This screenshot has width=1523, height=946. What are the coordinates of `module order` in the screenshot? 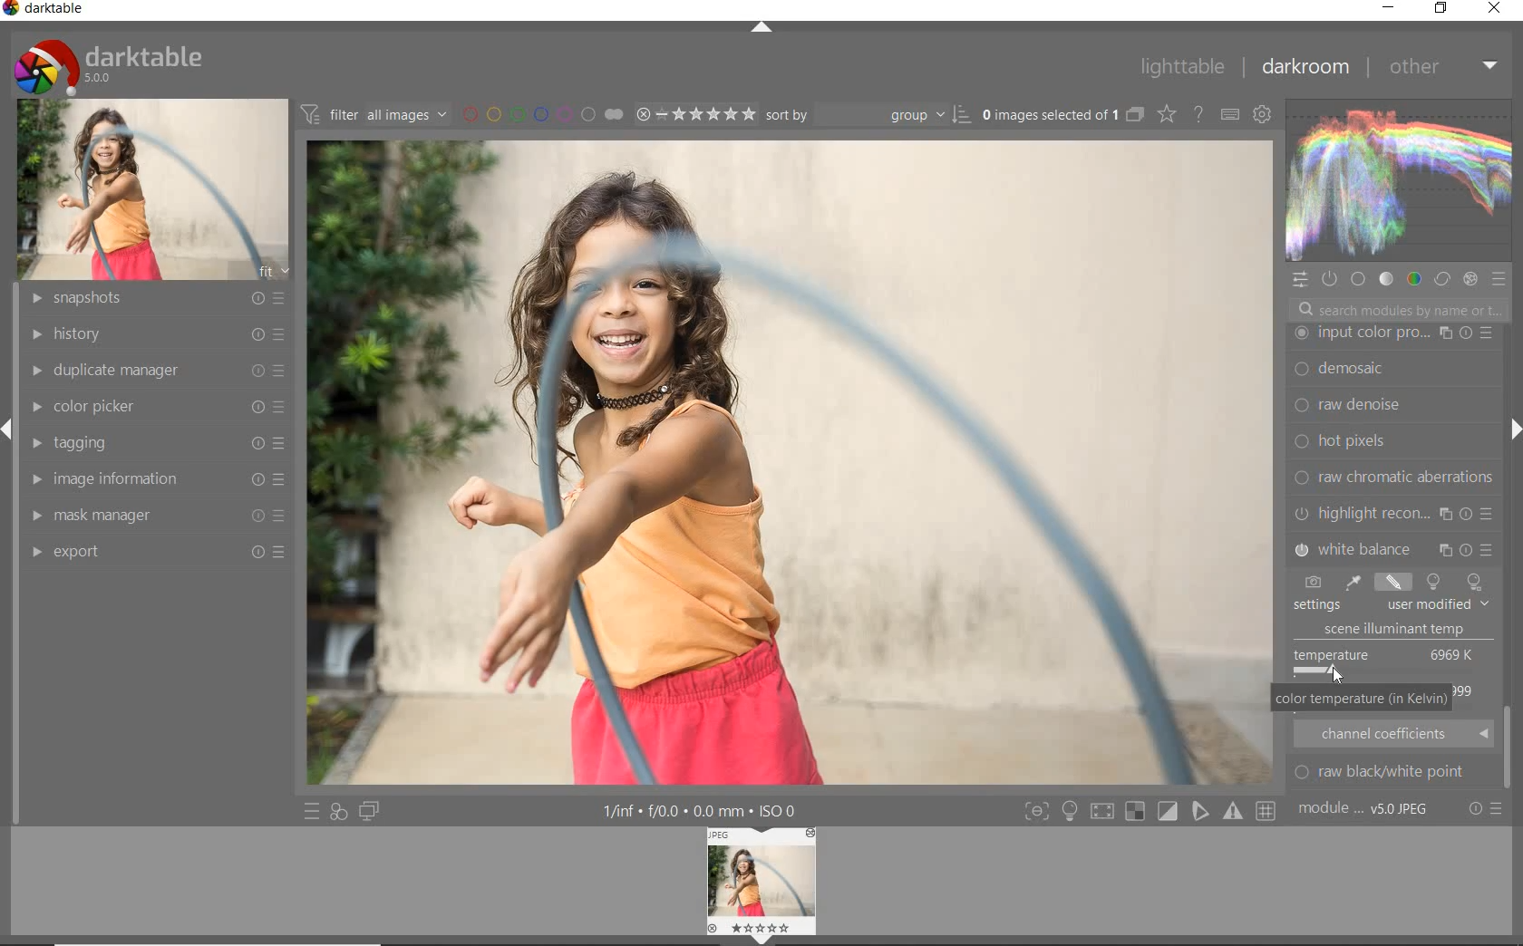 It's located at (1366, 810).